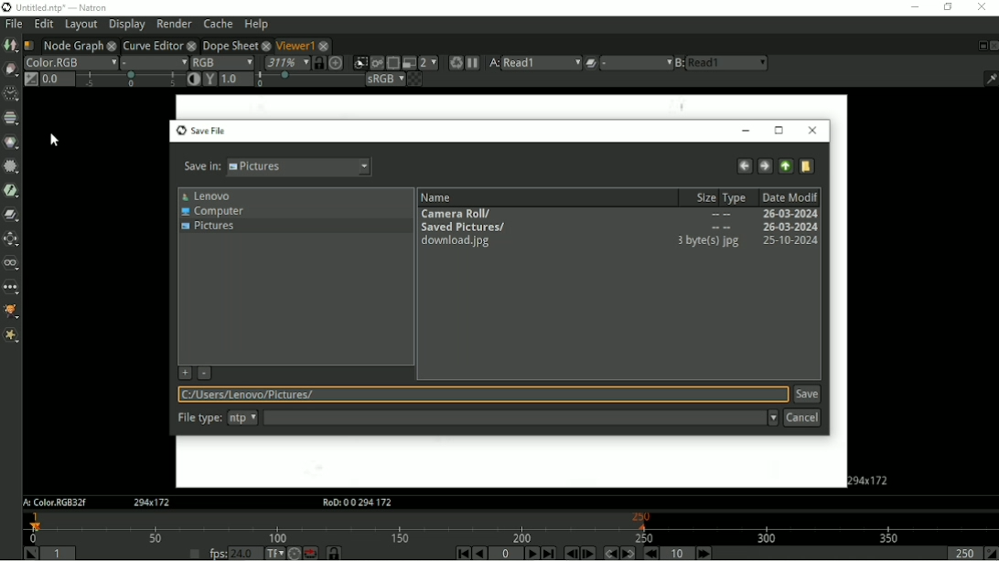 The height and width of the screenshot is (561, 999). I want to click on Set playback out point, so click(991, 553).